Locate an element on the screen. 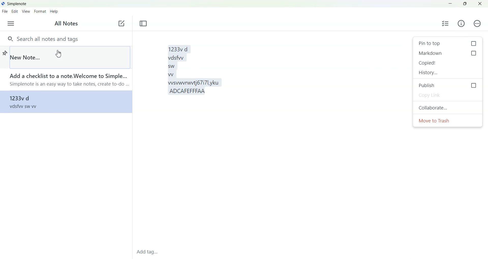 The width and height of the screenshot is (488, 259). Pin to file is located at coordinates (4, 52).